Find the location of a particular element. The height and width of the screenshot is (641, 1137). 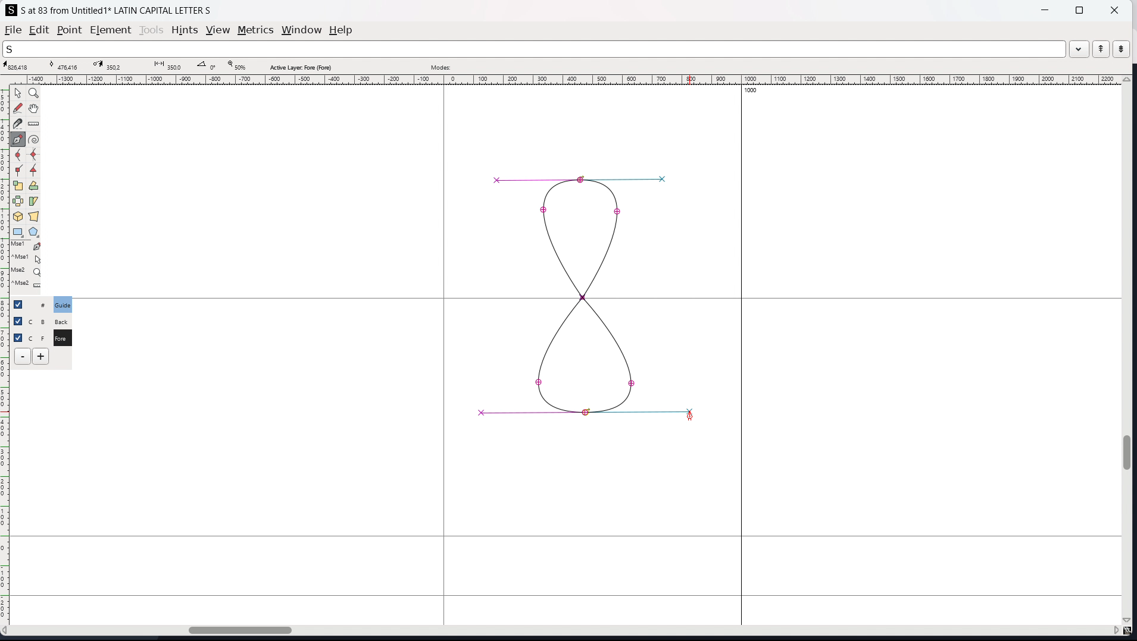

angle between points is located at coordinates (208, 65).